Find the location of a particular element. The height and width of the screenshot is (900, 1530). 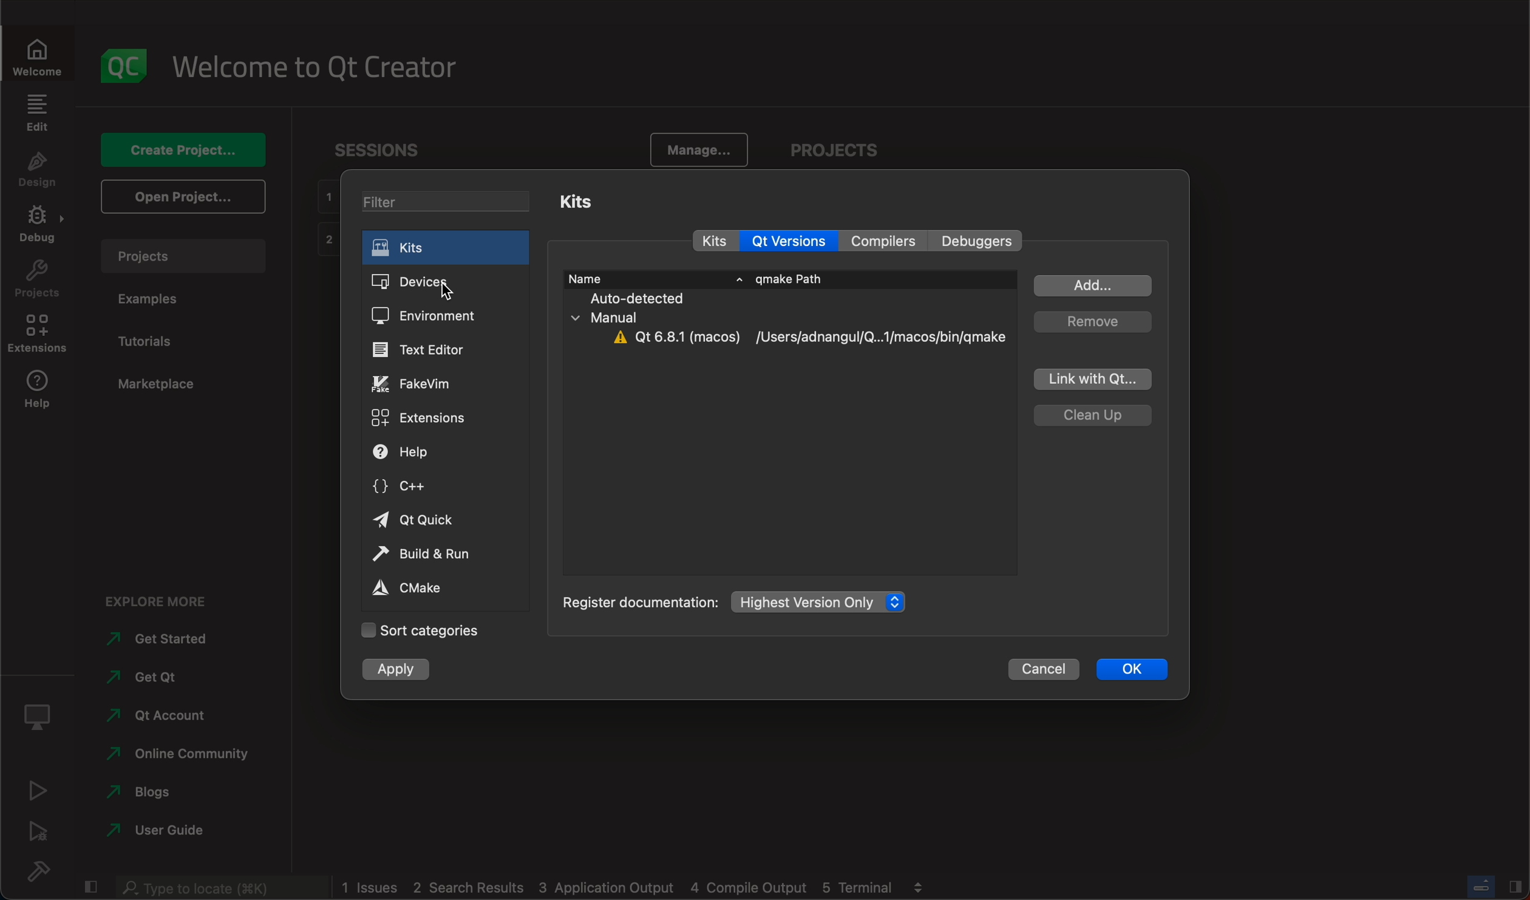

name is located at coordinates (653, 278).